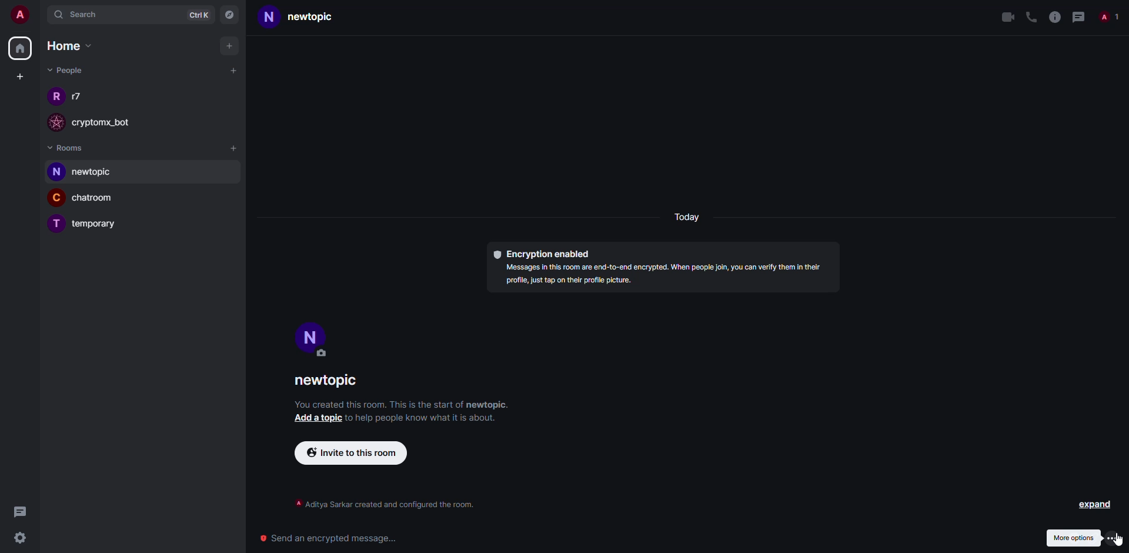 This screenshot has height=553, width=1129. I want to click on N, so click(269, 18).